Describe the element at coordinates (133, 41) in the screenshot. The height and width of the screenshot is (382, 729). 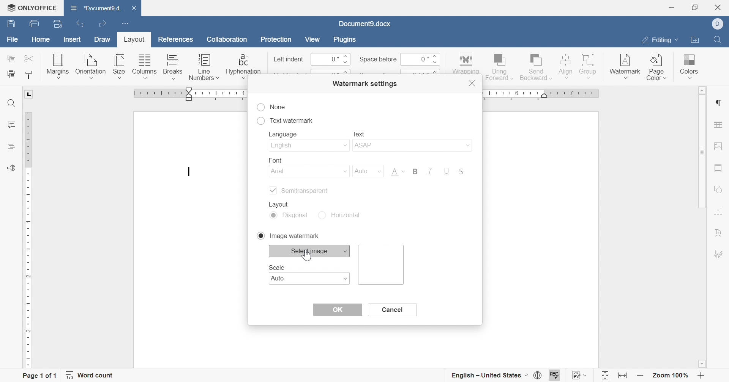
I see `layout` at that location.